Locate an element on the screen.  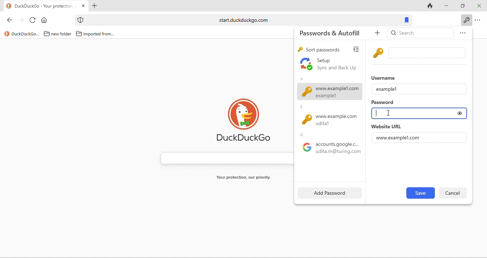
username is located at coordinates (385, 77).